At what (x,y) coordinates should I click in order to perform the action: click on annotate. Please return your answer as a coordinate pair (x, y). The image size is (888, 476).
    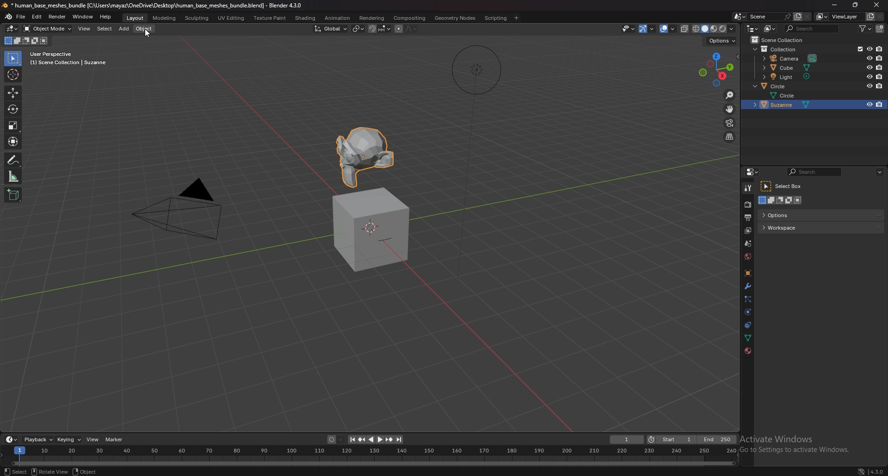
    Looking at the image, I should click on (14, 160).